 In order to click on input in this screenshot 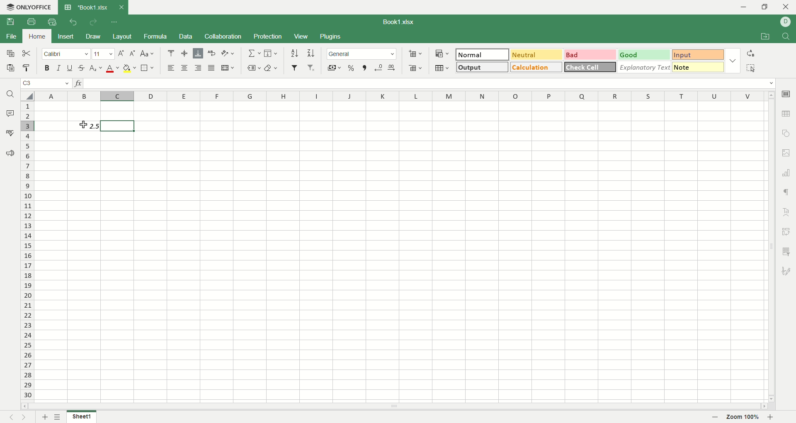, I will do `click(699, 55)`.